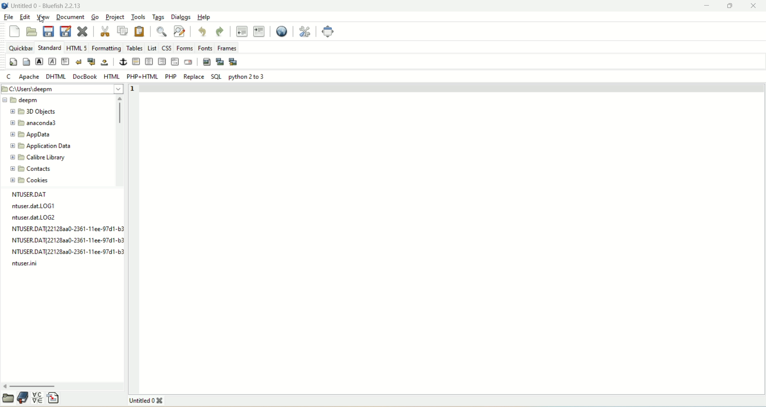  Describe the element at coordinates (180, 17) in the screenshot. I see `dialogs` at that location.